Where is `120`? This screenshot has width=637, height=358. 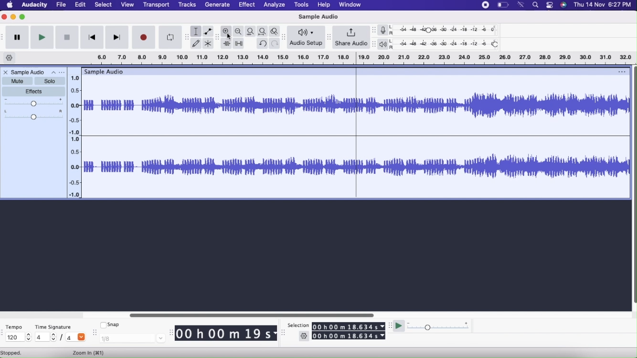 120 is located at coordinates (17, 337).